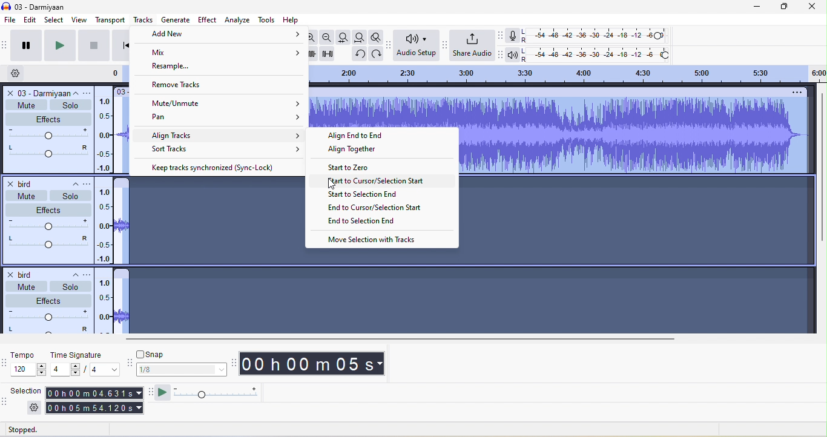  Describe the element at coordinates (23, 286) in the screenshot. I see `mute` at that location.